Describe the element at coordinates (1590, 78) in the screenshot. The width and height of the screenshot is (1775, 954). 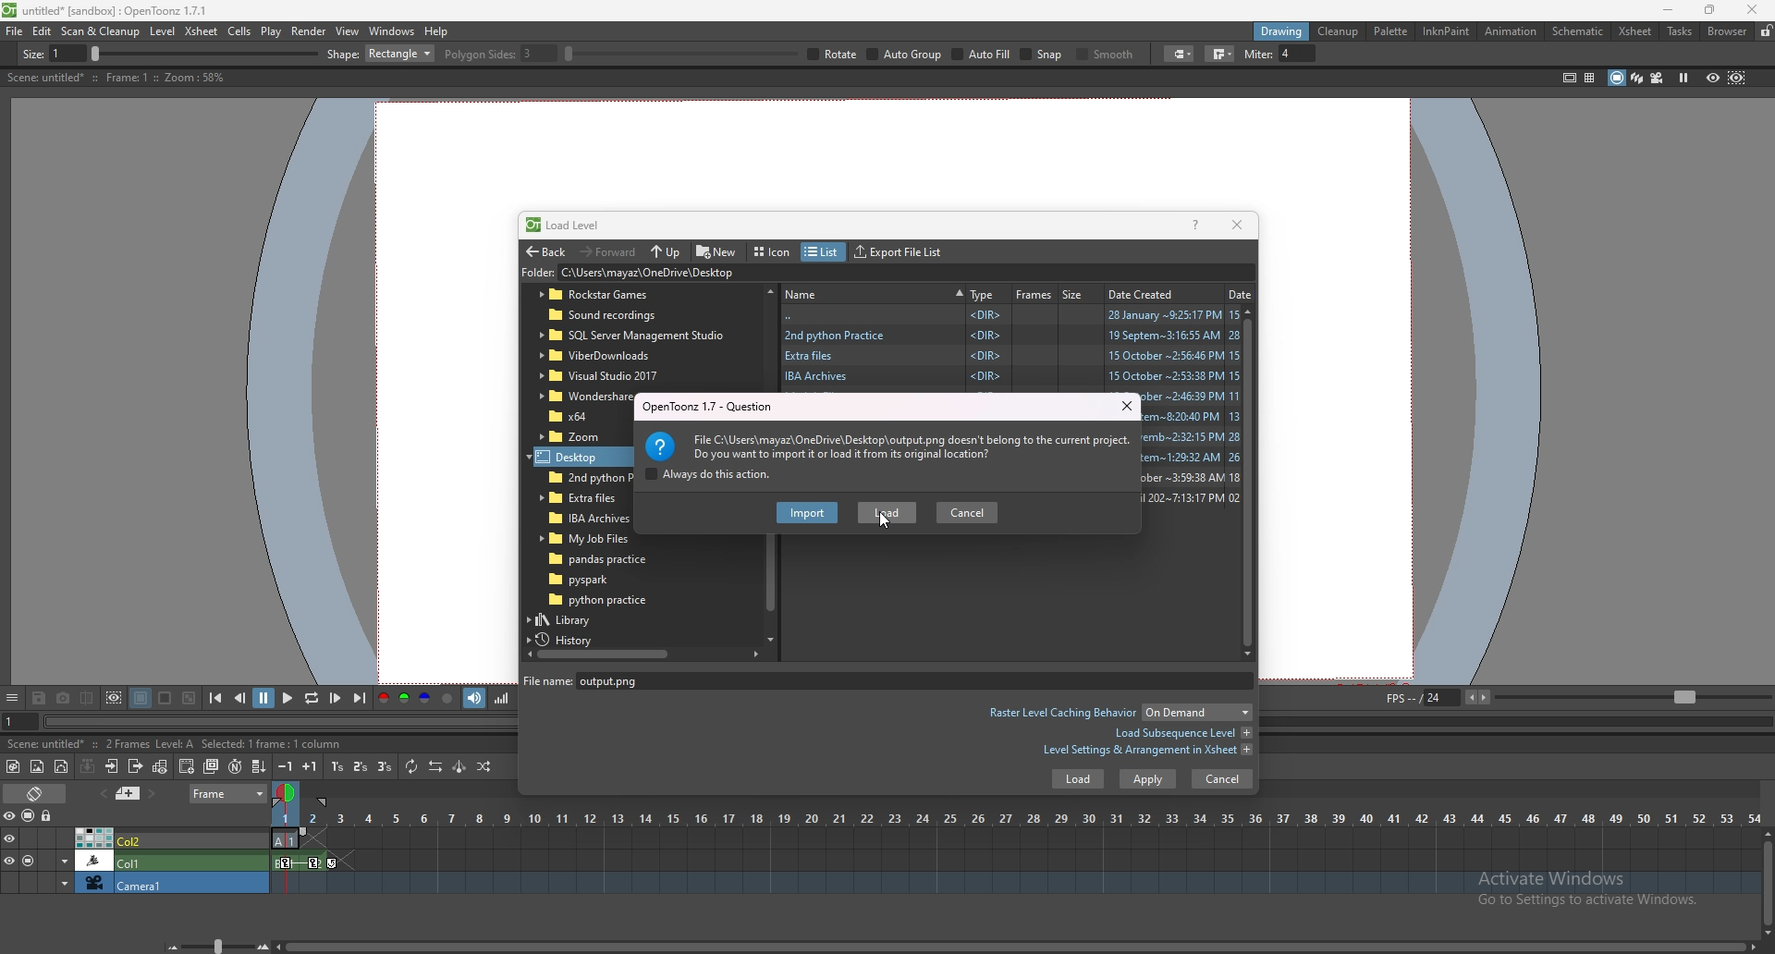
I see `field guide` at that location.